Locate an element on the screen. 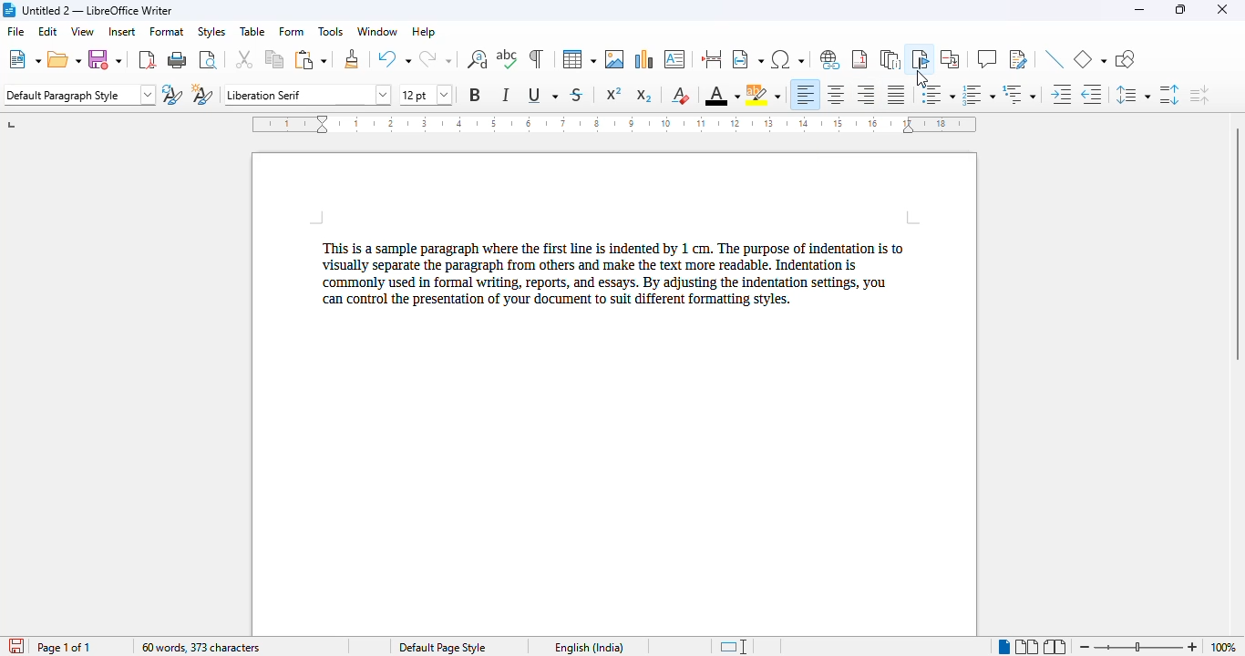 This screenshot has height=656, width=1245. text language is located at coordinates (588, 647).